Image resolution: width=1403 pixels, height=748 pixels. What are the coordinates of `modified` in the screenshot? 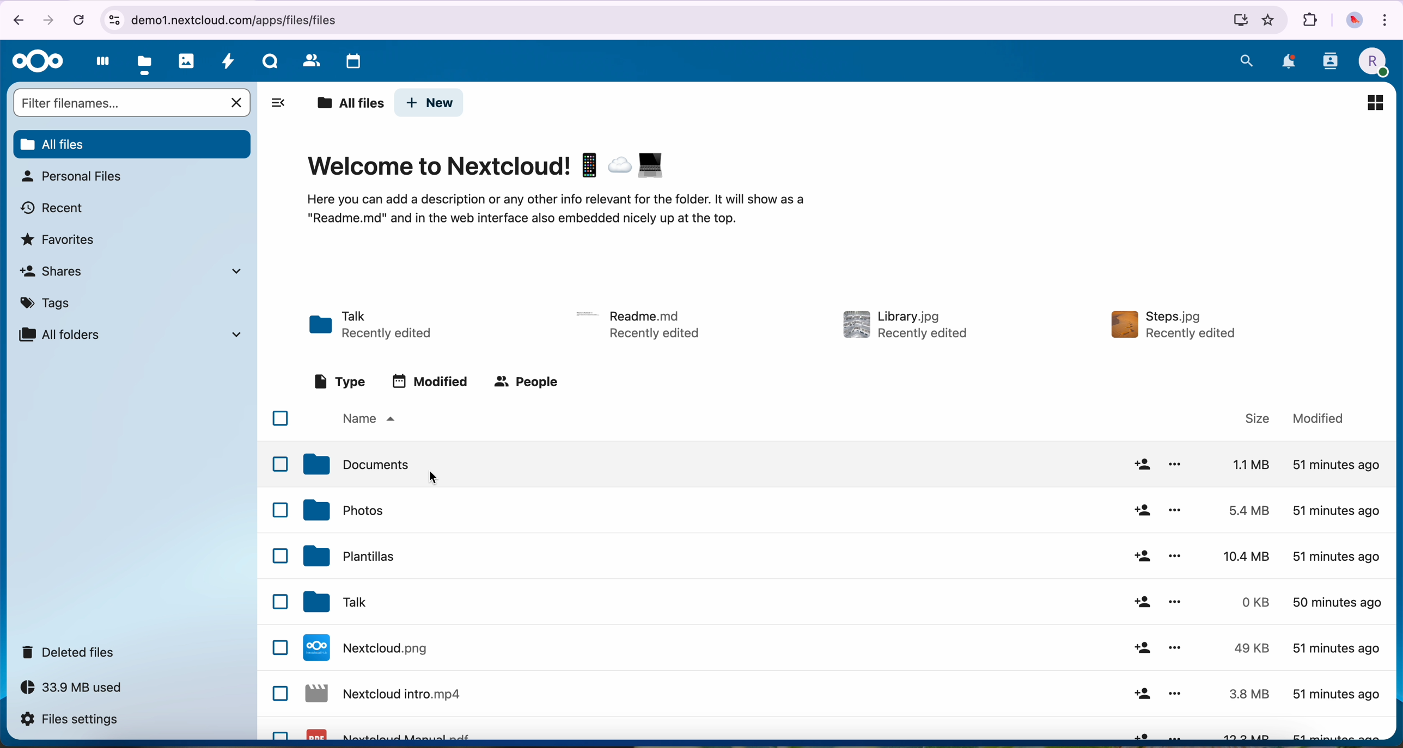 It's located at (1337, 603).